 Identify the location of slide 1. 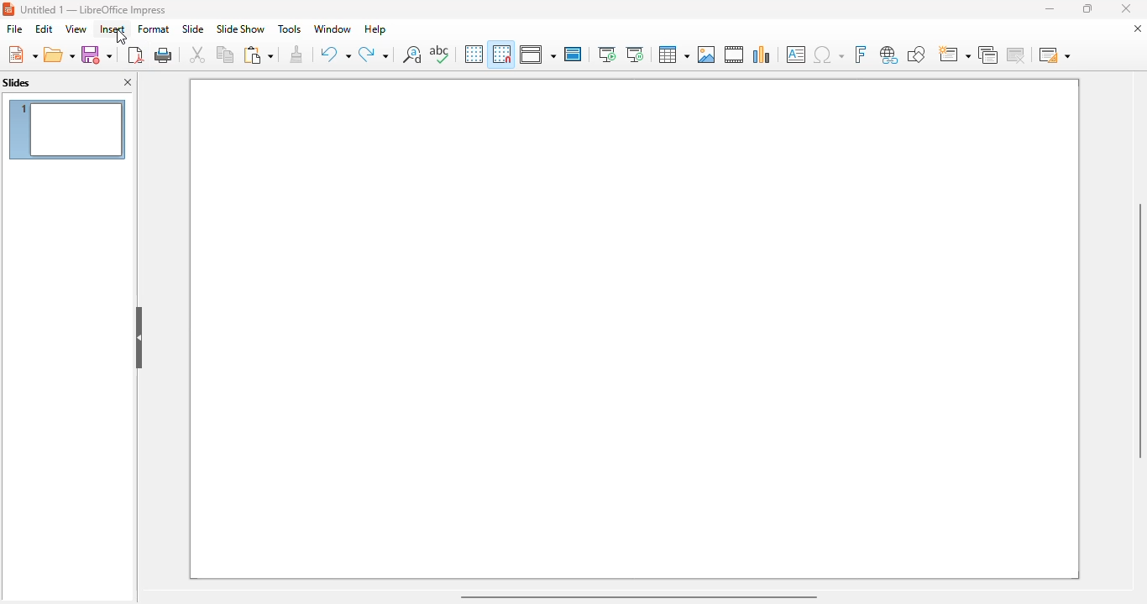
(635, 329).